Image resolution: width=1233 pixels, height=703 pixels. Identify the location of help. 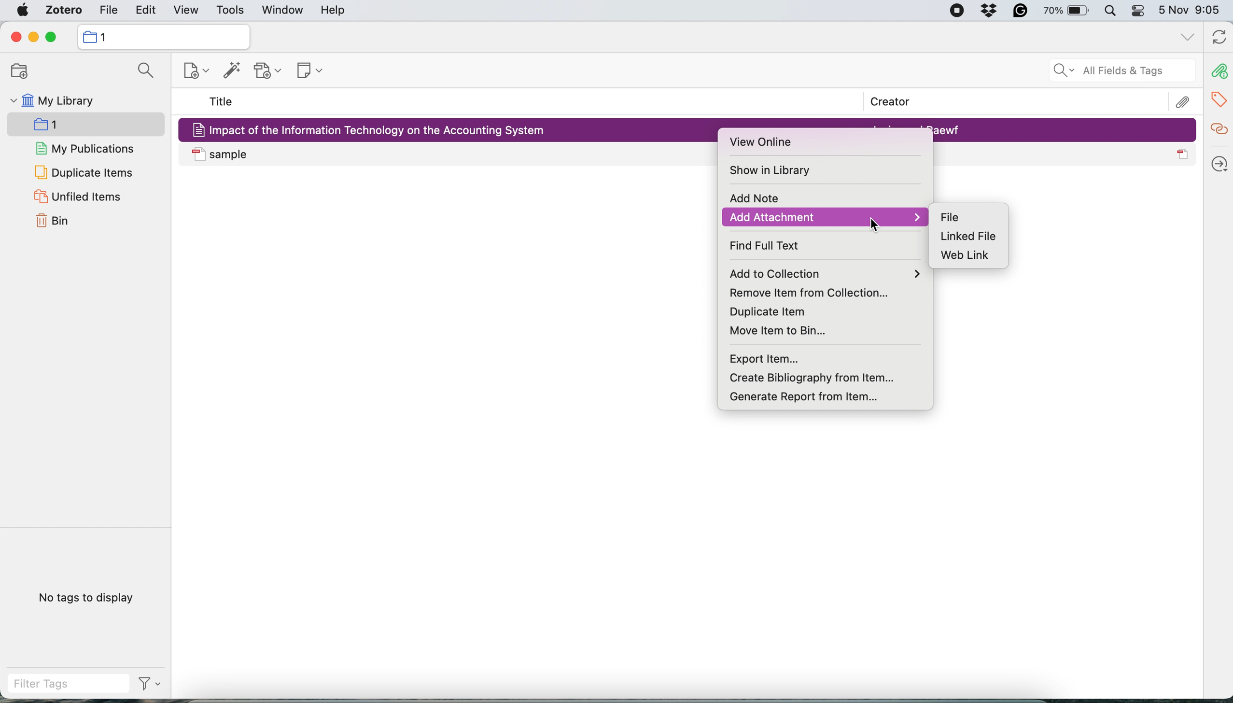
(333, 11).